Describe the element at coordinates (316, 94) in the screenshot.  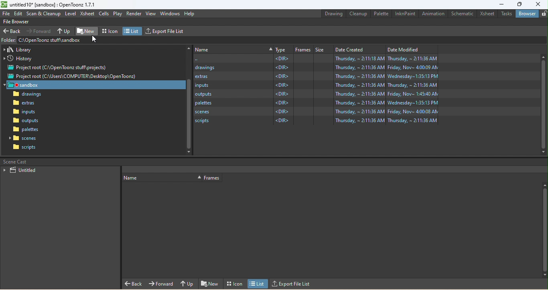
I see `outputs` at that location.